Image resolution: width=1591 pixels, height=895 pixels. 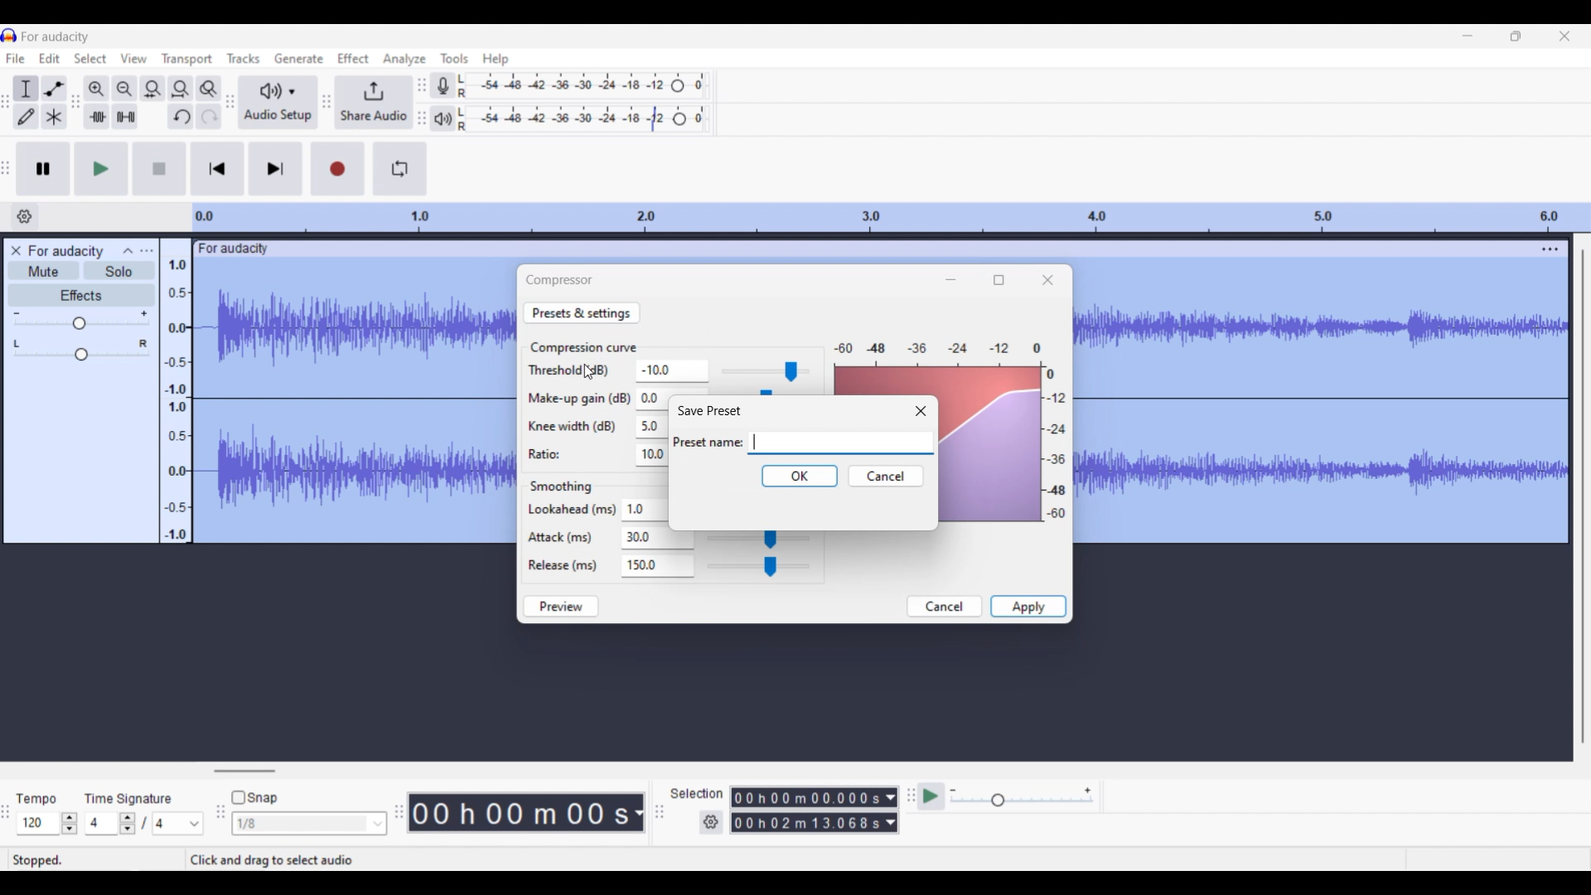 What do you see at coordinates (80, 320) in the screenshot?
I see `Volume slide` at bounding box center [80, 320].